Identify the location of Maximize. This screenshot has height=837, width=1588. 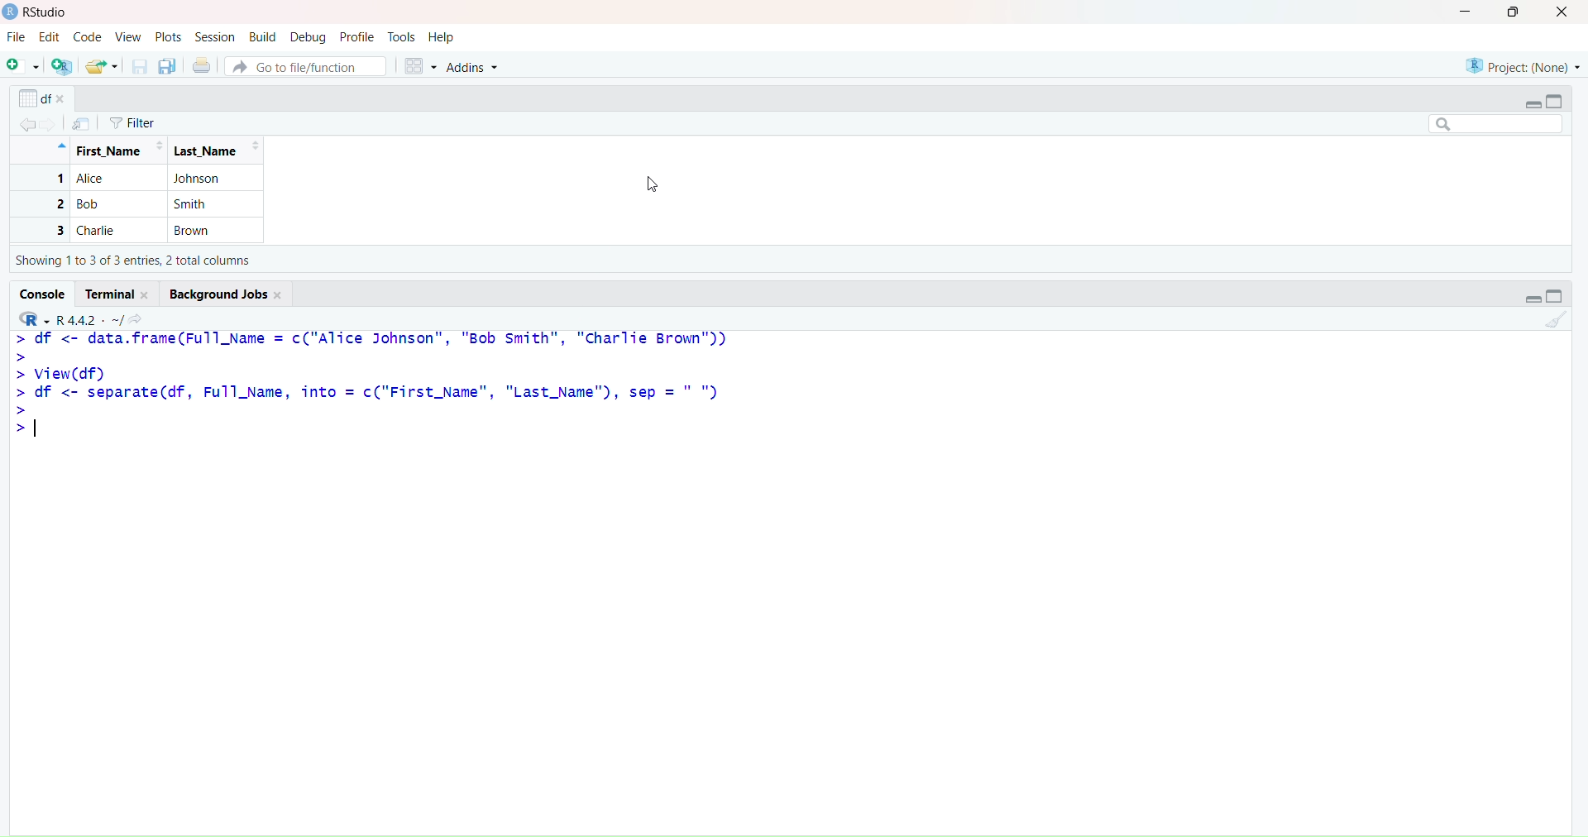
(1561, 101).